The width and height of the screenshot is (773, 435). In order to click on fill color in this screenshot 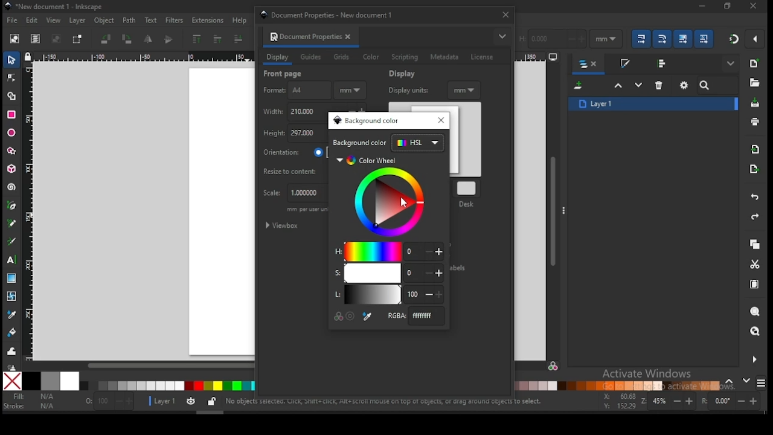, I will do `click(32, 397)`.